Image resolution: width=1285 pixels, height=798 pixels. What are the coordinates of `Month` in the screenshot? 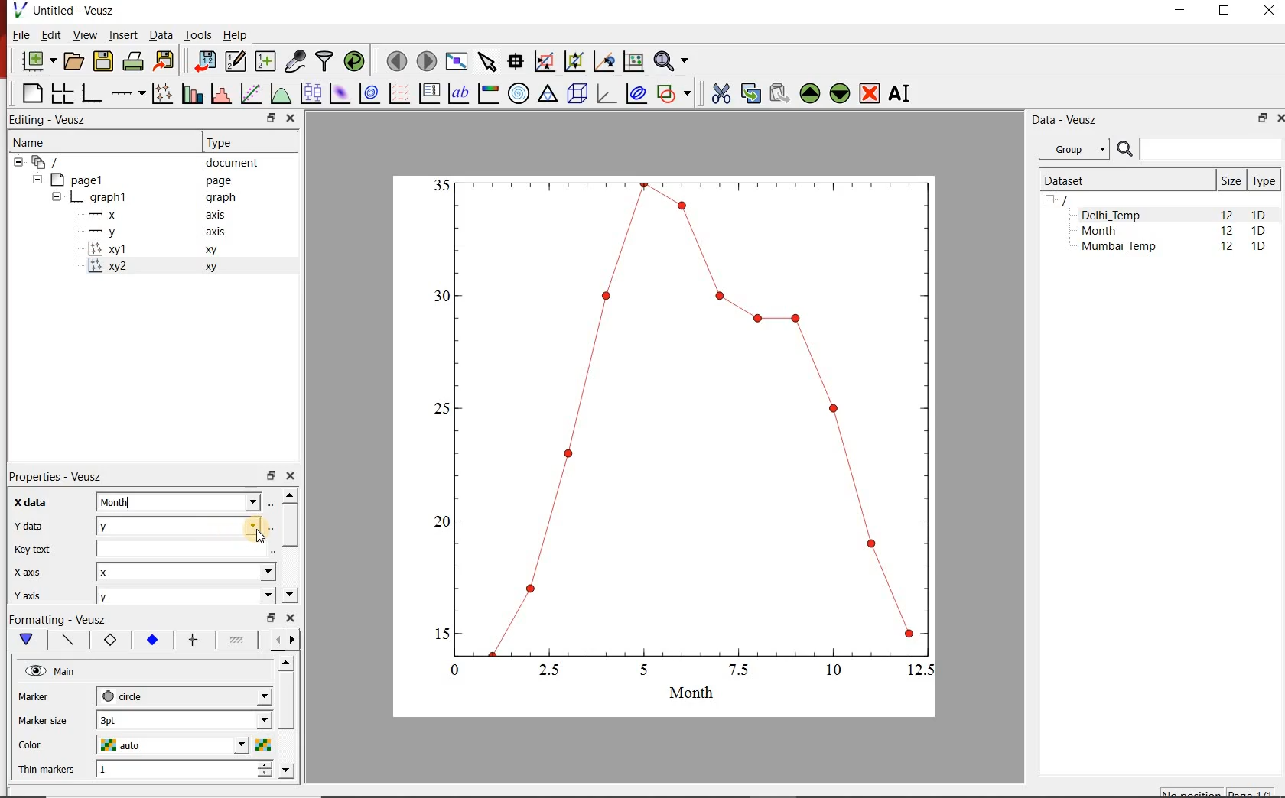 It's located at (1110, 231).